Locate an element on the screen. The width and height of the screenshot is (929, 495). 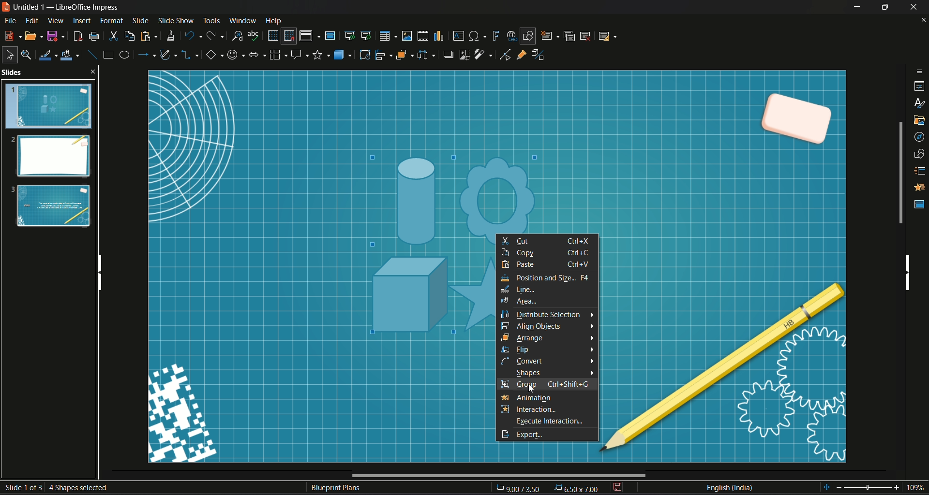
crop image is located at coordinates (465, 54).